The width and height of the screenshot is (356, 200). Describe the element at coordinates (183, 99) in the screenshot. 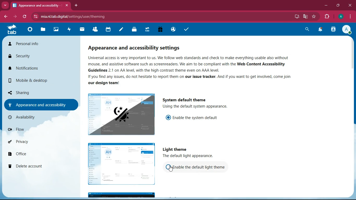

I see `system default` at that location.